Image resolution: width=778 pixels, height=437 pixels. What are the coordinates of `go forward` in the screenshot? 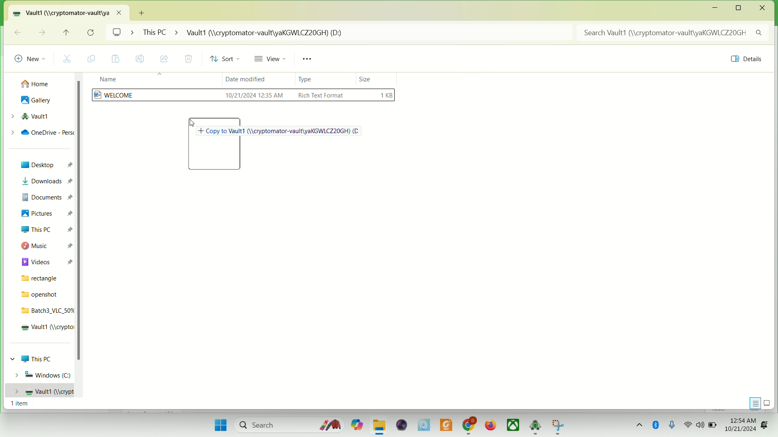 It's located at (41, 32).